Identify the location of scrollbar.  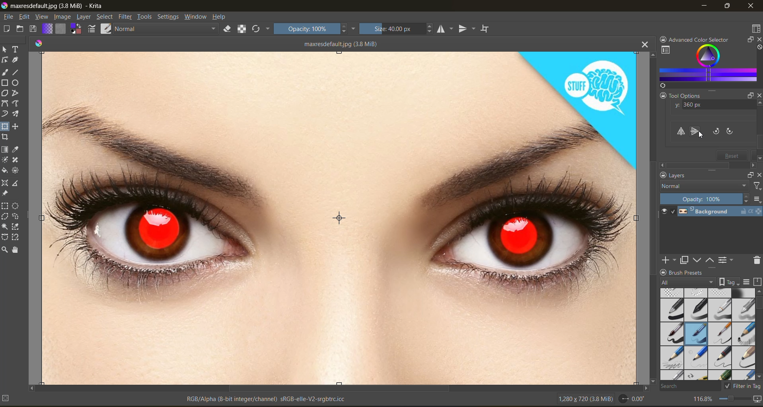
(707, 165).